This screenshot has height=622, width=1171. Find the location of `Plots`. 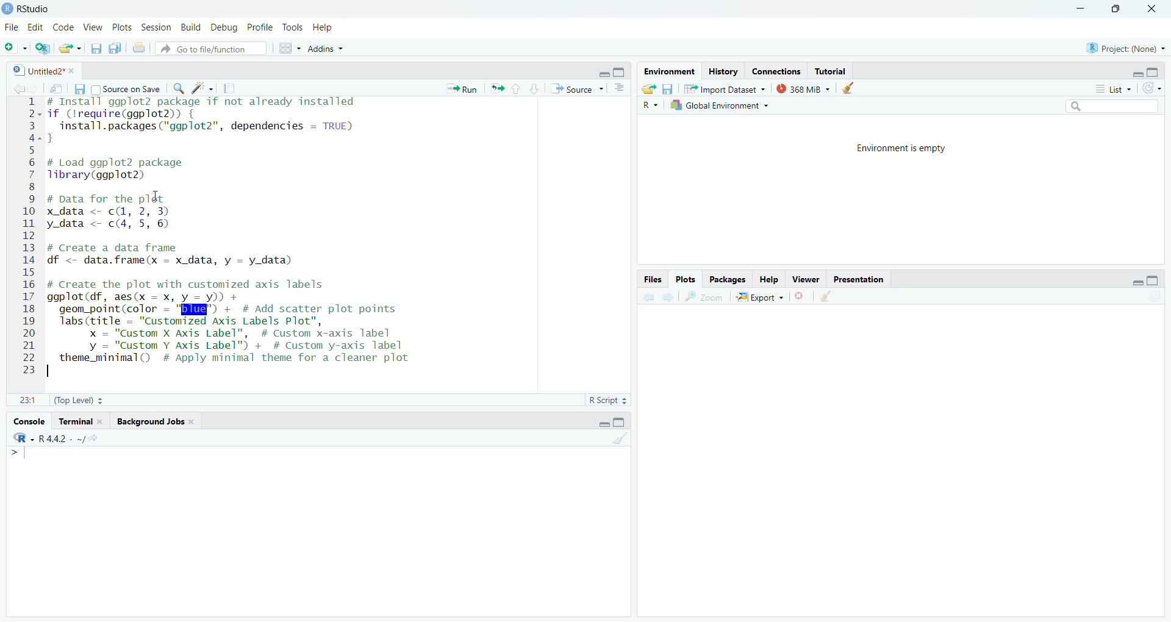

Plots is located at coordinates (120, 26).